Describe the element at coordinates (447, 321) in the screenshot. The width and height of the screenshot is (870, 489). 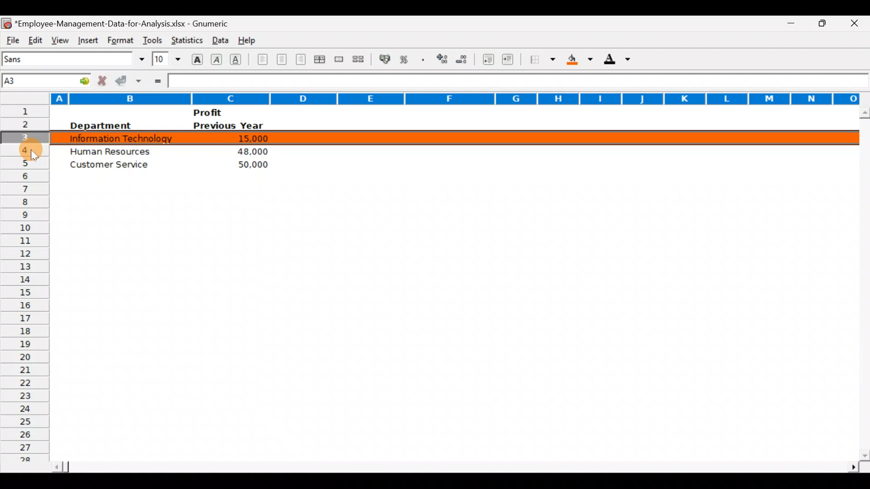
I see `Cells` at that location.